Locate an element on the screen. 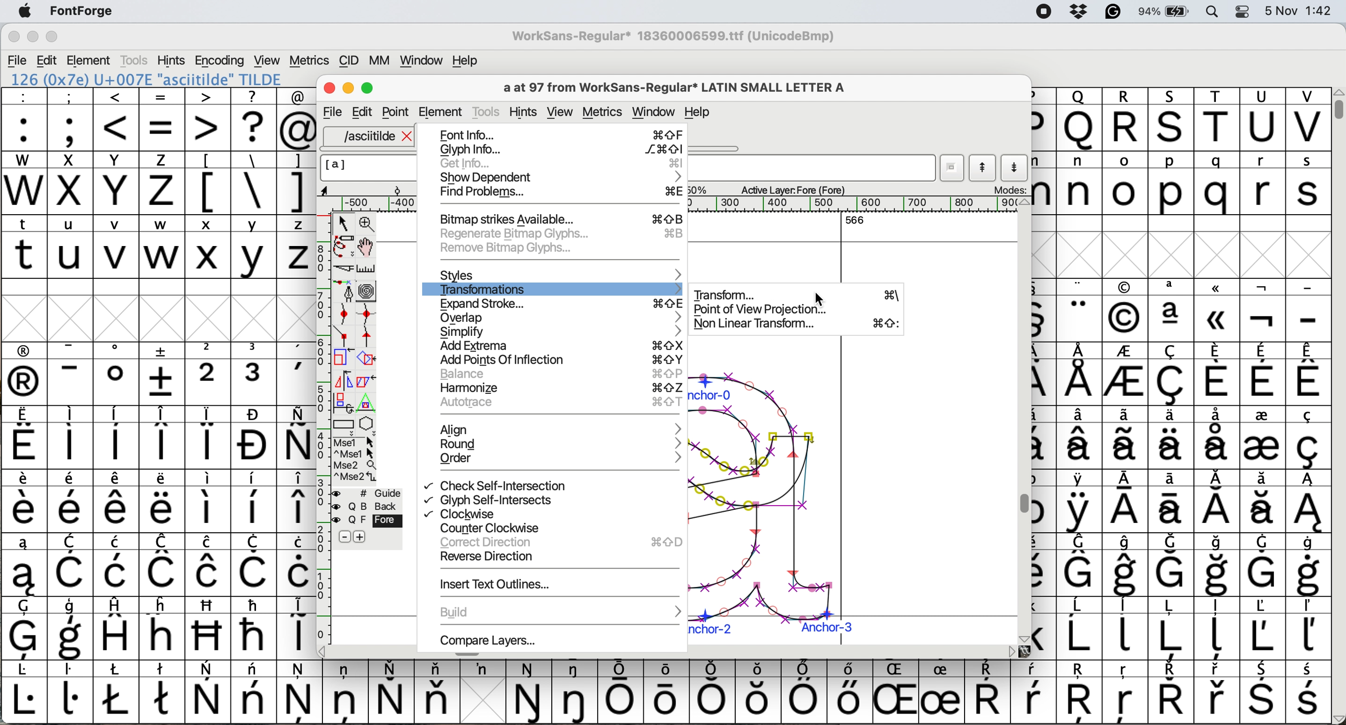  transform is located at coordinates (798, 294).